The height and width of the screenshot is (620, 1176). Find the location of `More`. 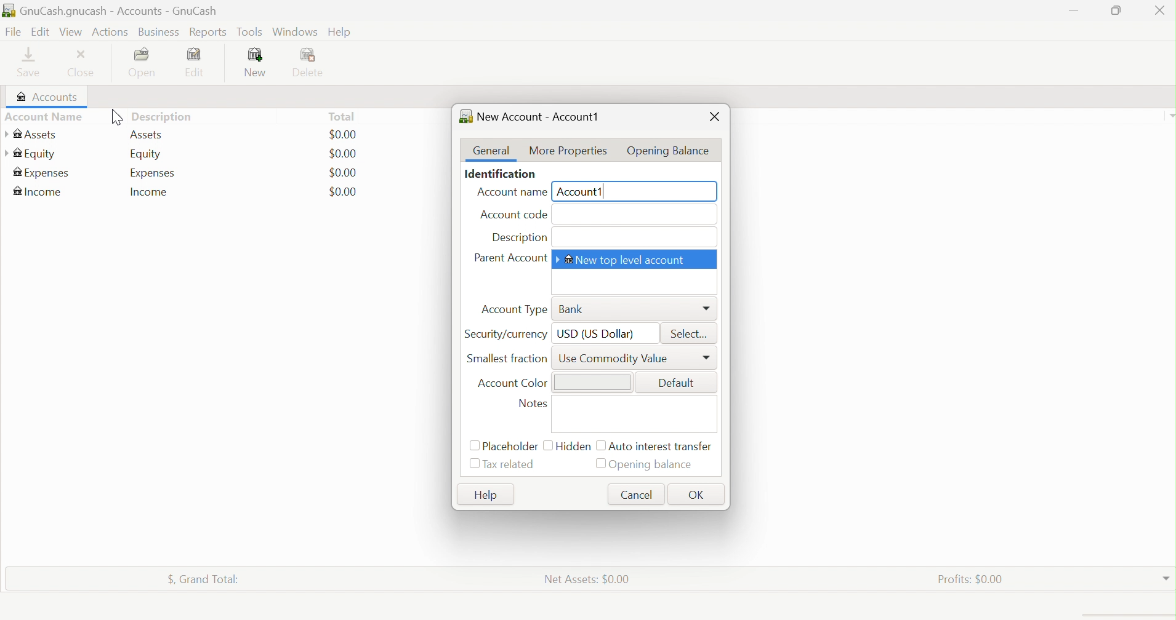

More is located at coordinates (707, 359).